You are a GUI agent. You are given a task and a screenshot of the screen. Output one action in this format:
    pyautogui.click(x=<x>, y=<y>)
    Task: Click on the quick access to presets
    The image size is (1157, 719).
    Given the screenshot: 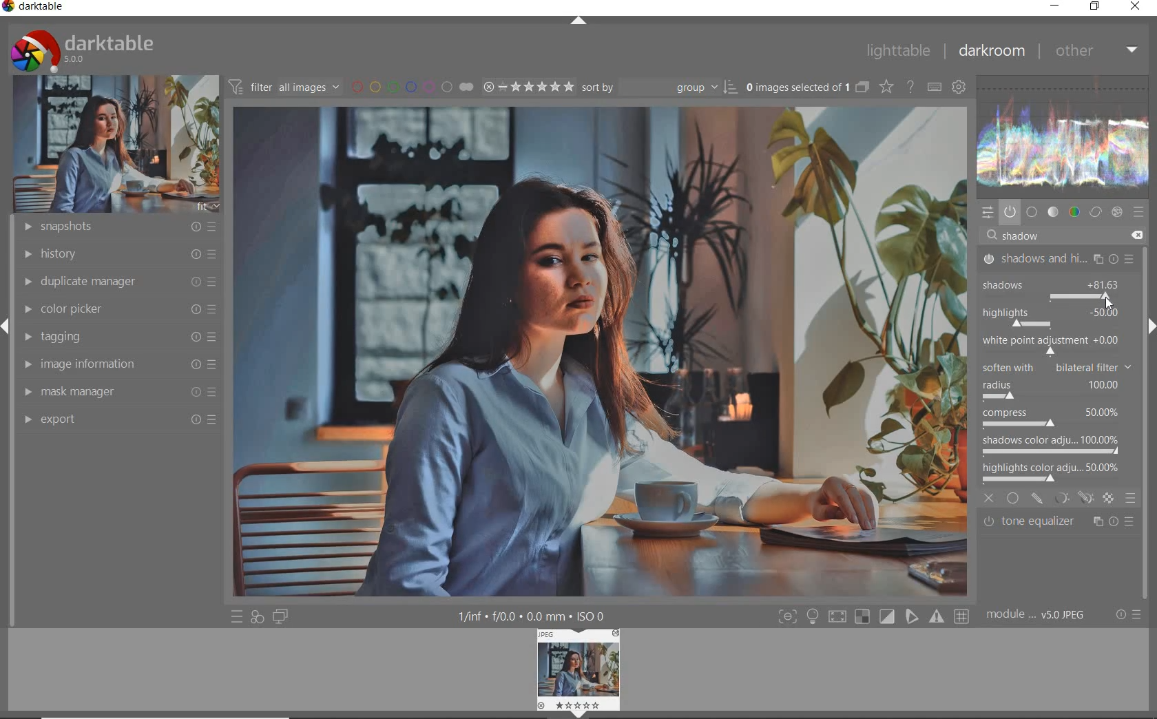 What is the action you would take?
    pyautogui.click(x=237, y=616)
    